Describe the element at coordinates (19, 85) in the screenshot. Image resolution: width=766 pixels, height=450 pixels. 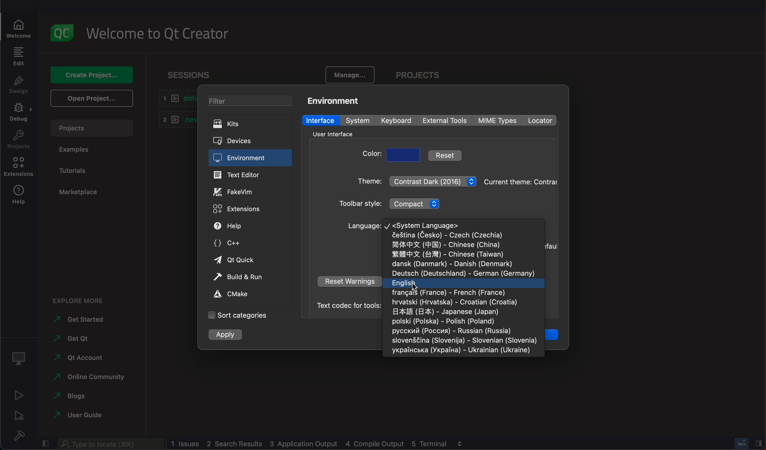
I see `design` at that location.